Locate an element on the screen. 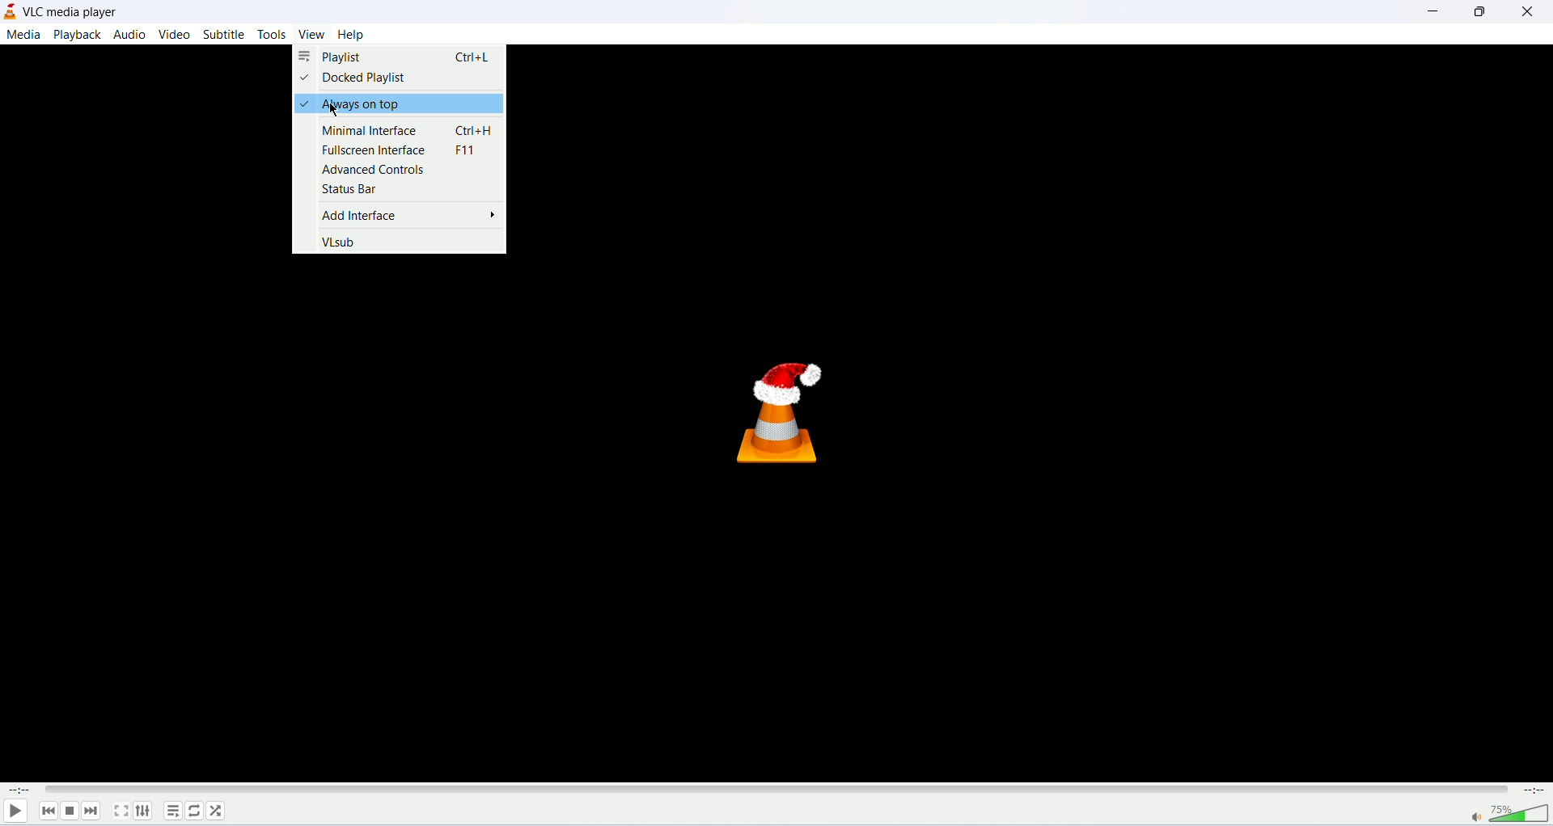  vlc media player logo is located at coordinates (785, 403).